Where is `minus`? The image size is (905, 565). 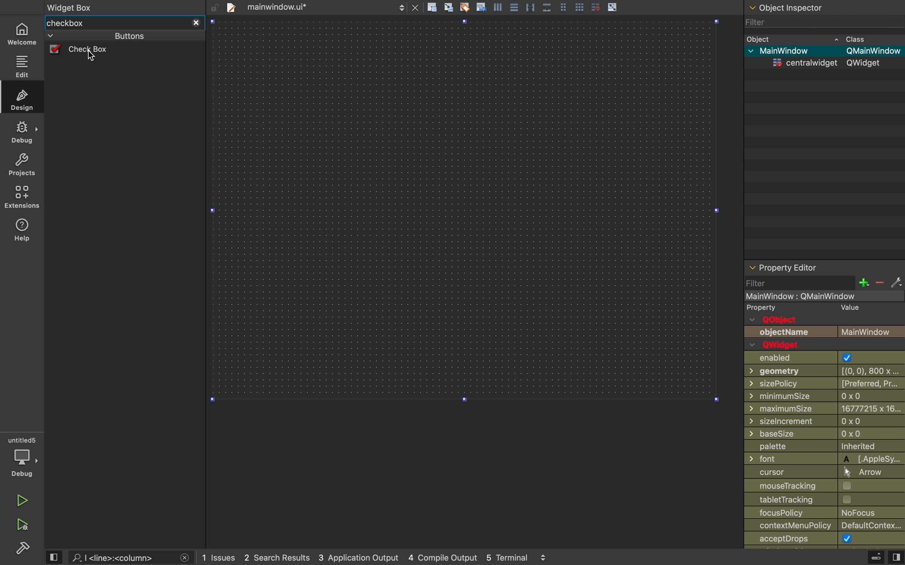 minus is located at coordinates (879, 283).